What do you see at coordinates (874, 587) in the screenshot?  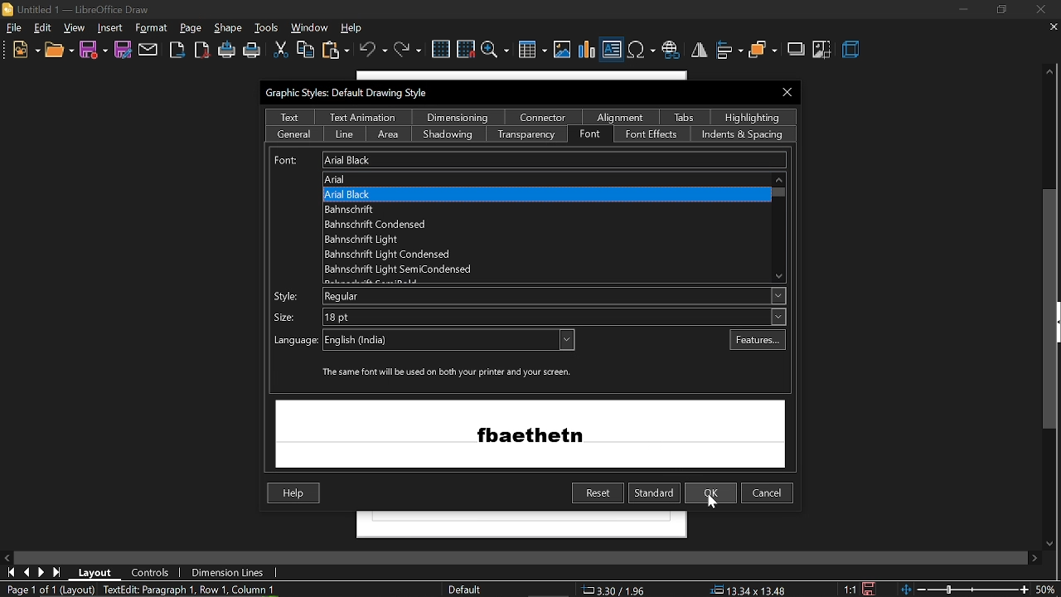 I see `save` at bounding box center [874, 587].